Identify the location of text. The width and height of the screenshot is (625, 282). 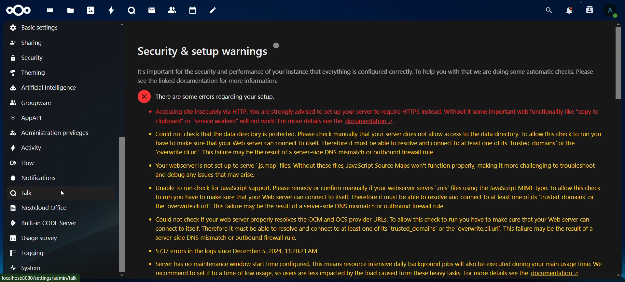
(371, 199).